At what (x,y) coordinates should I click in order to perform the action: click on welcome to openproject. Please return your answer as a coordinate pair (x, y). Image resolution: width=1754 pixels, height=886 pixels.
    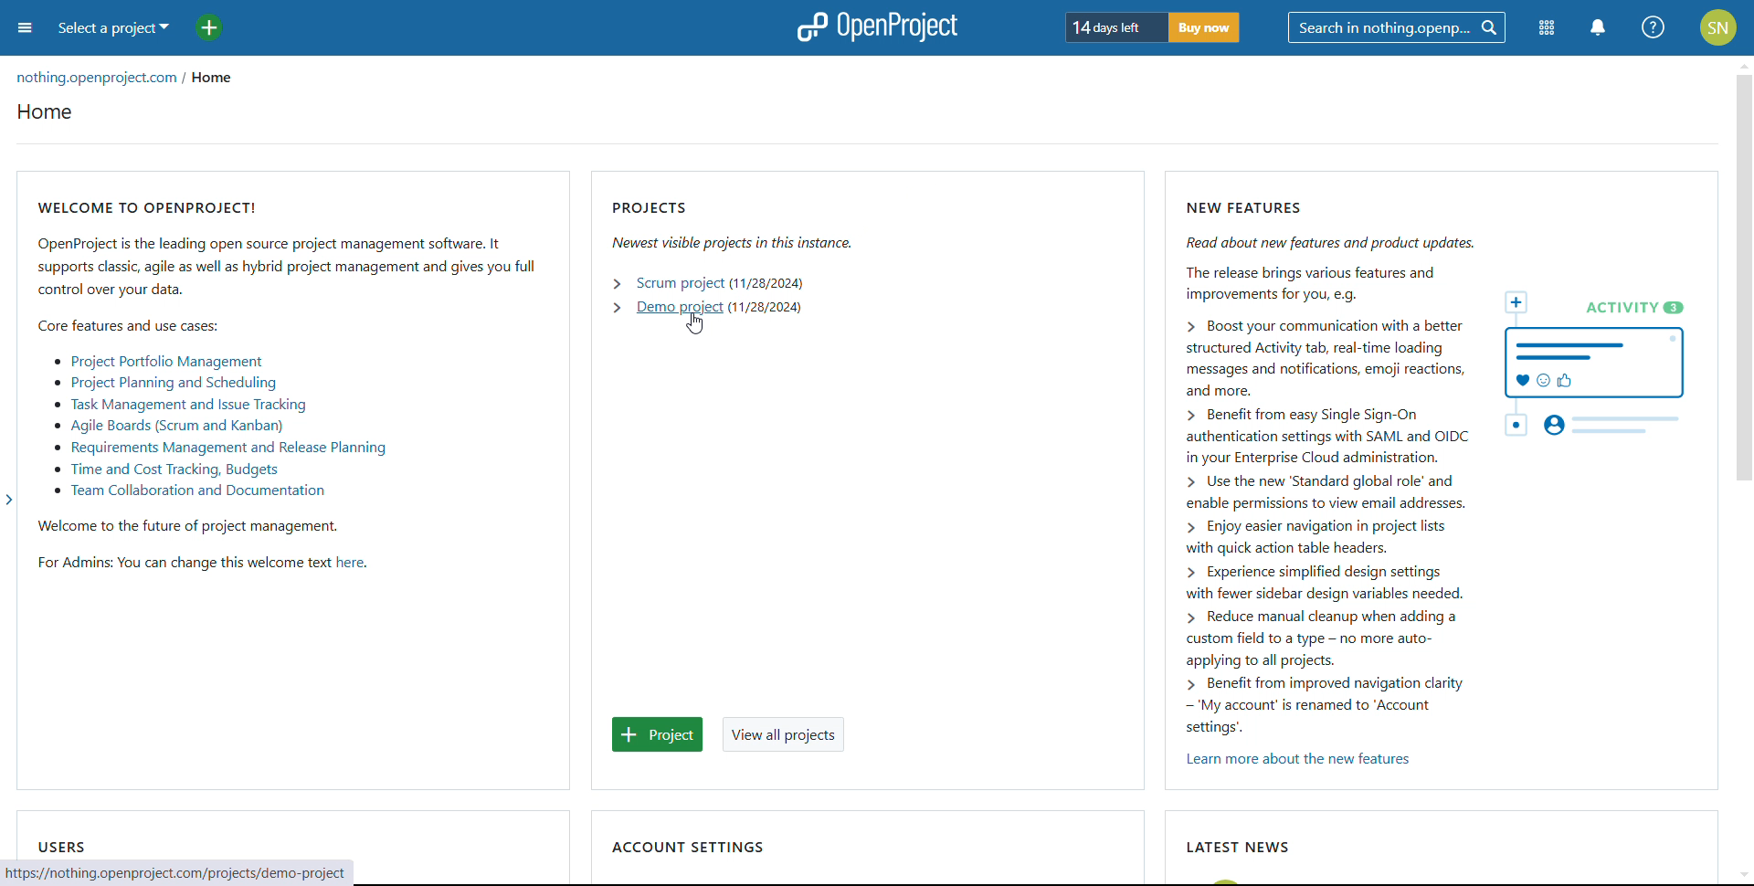
    Looking at the image, I should click on (289, 385).